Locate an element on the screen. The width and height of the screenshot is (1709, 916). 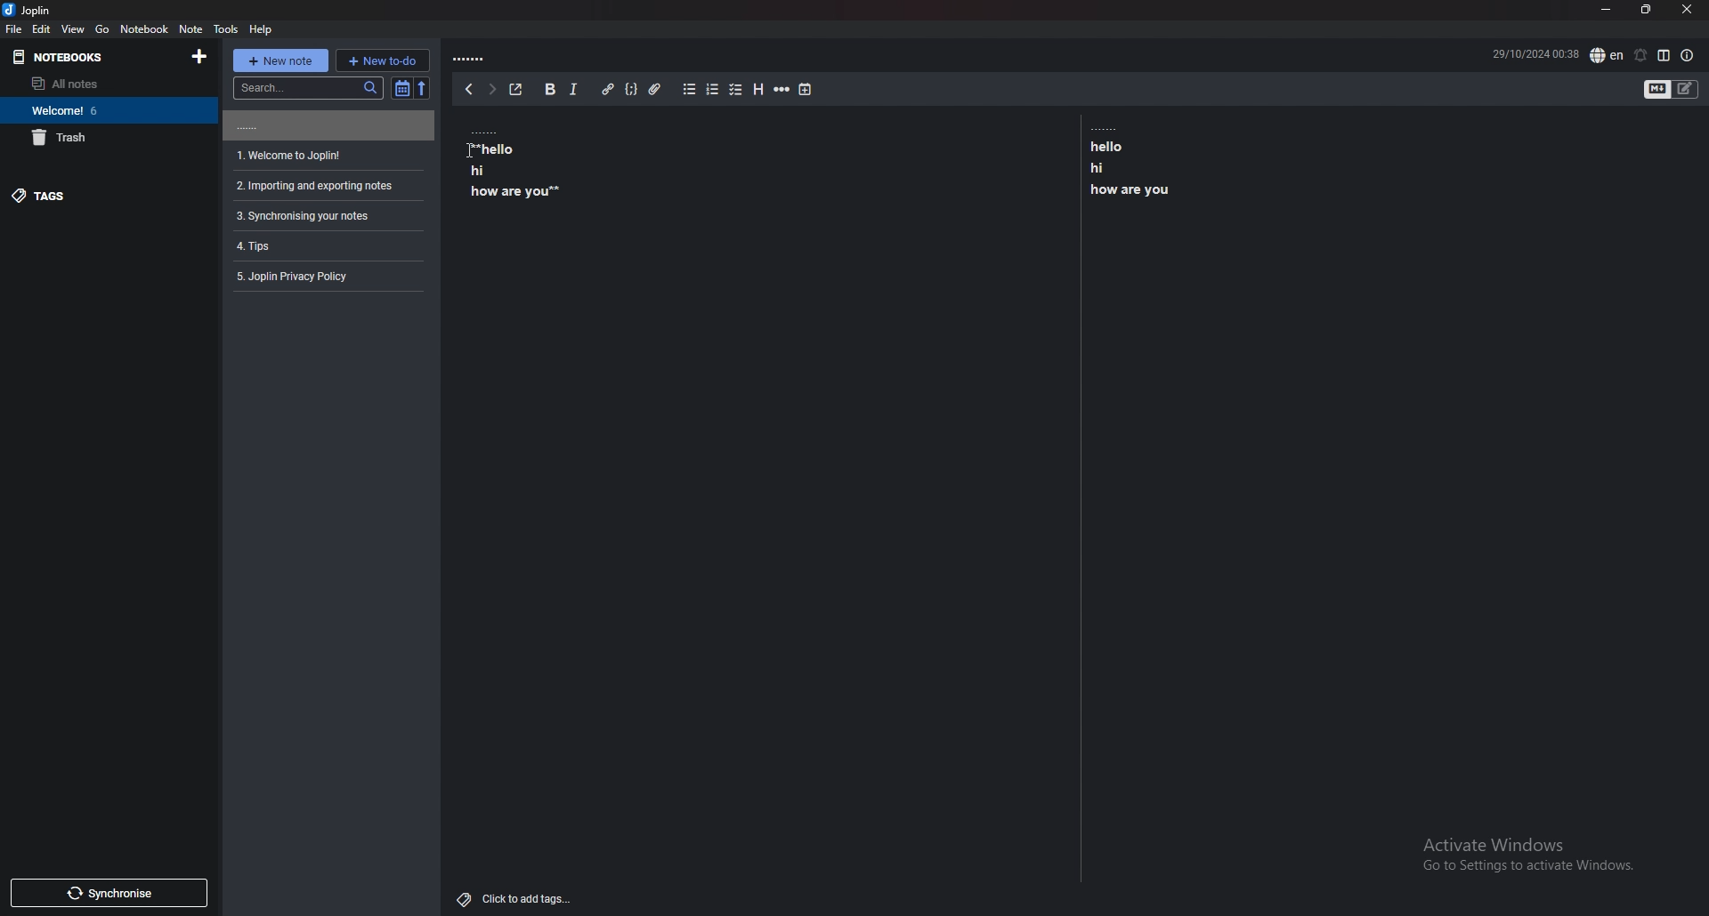
minimize is located at coordinates (1608, 10).